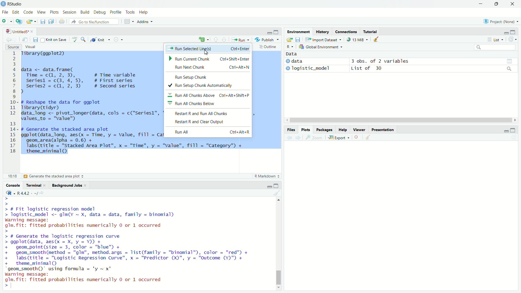 This screenshot has height=293, width=521. What do you see at coordinates (265, 40) in the screenshot?
I see `- Publish` at bounding box center [265, 40].